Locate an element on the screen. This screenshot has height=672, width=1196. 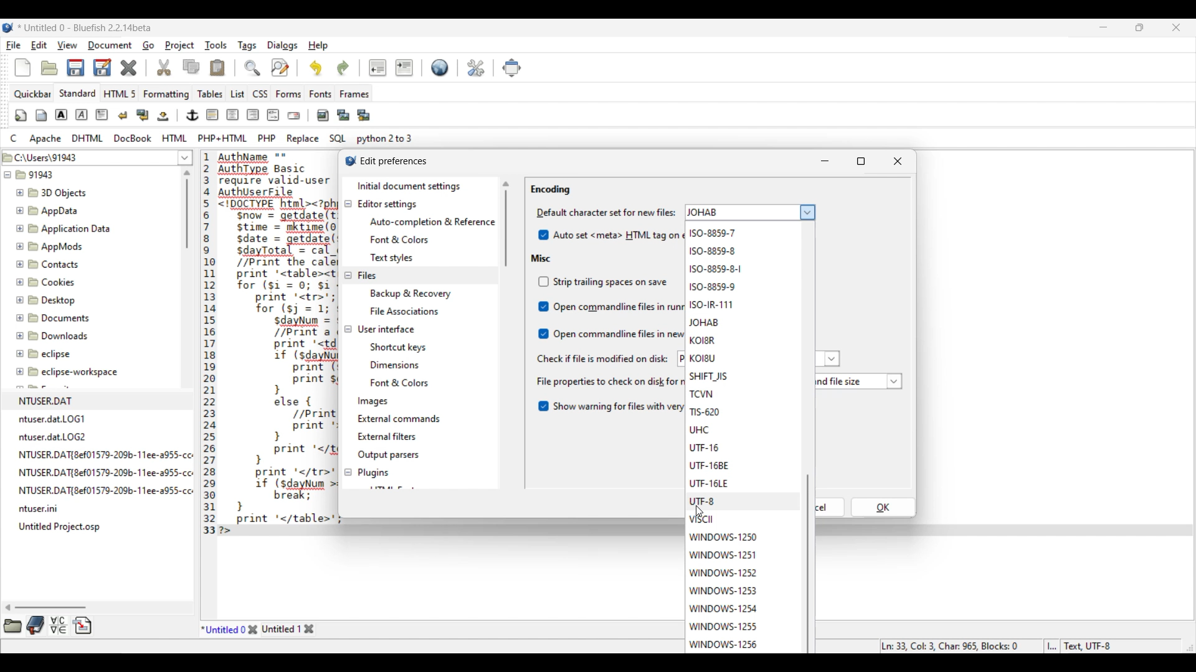
Cut is located at coordinates (164, 67).